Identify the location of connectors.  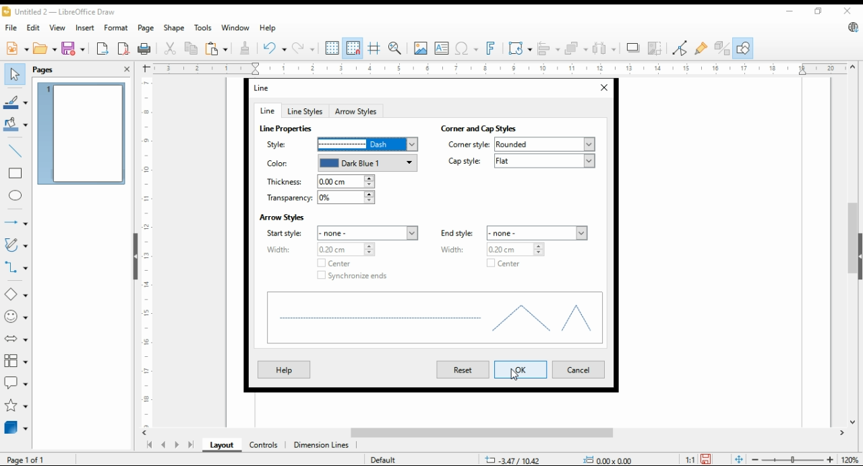
(16, 265).